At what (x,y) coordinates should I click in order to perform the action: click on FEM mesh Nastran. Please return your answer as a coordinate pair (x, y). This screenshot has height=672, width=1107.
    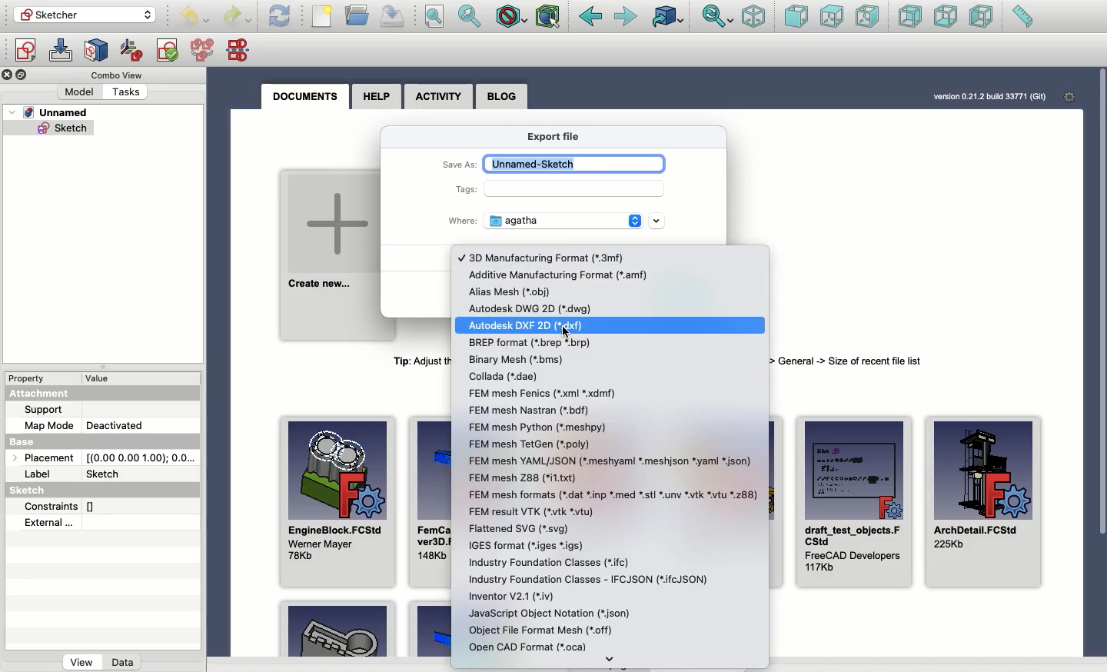
    Looking at the image, I should click on (528, 410).